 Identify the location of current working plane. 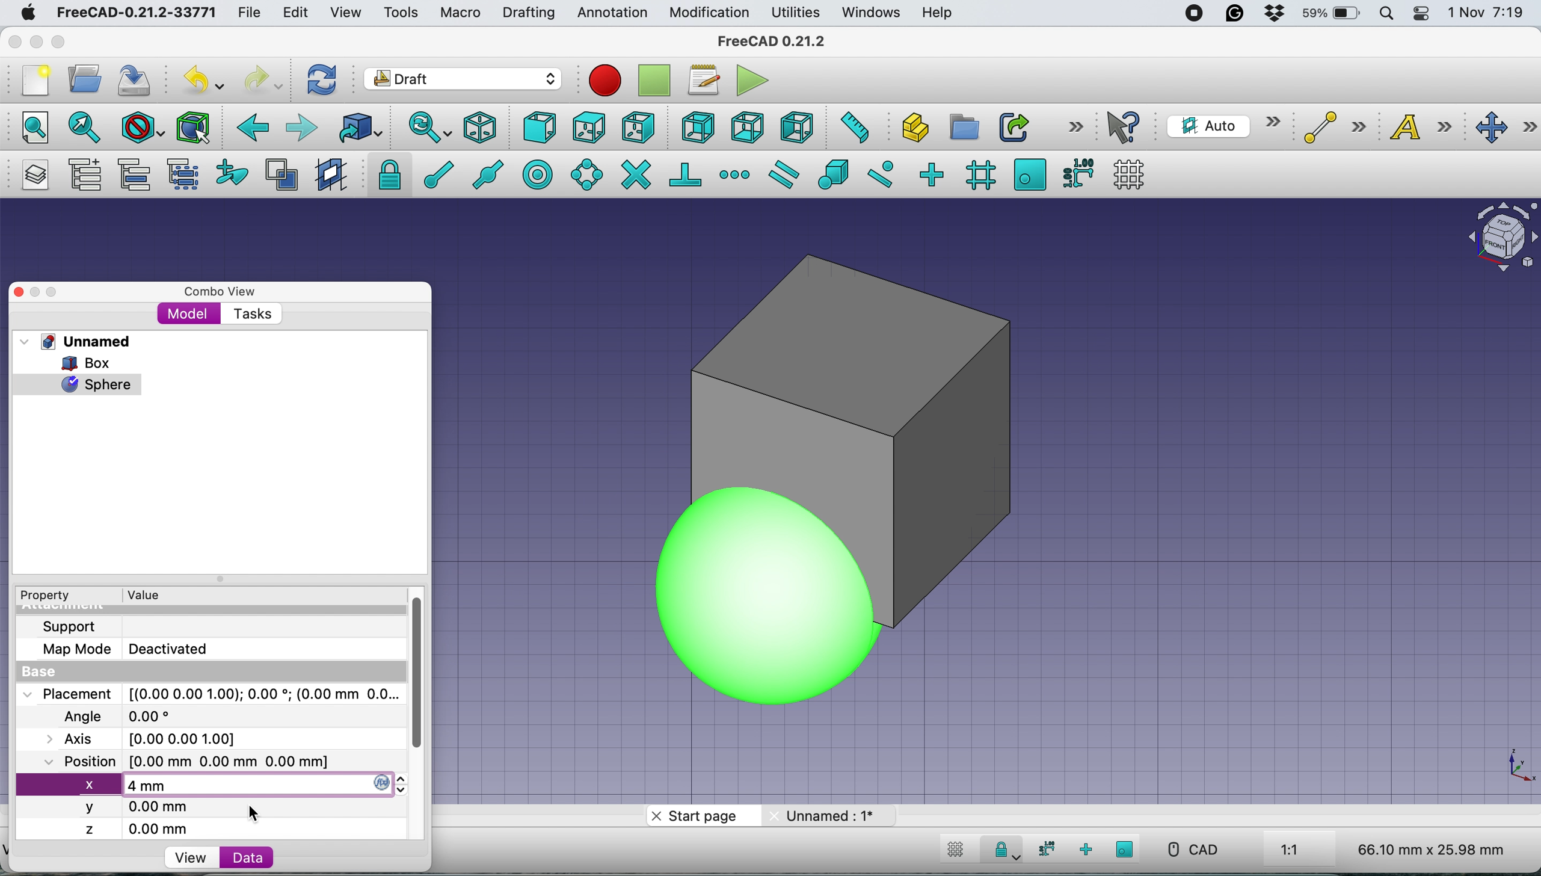
(1220, 125).